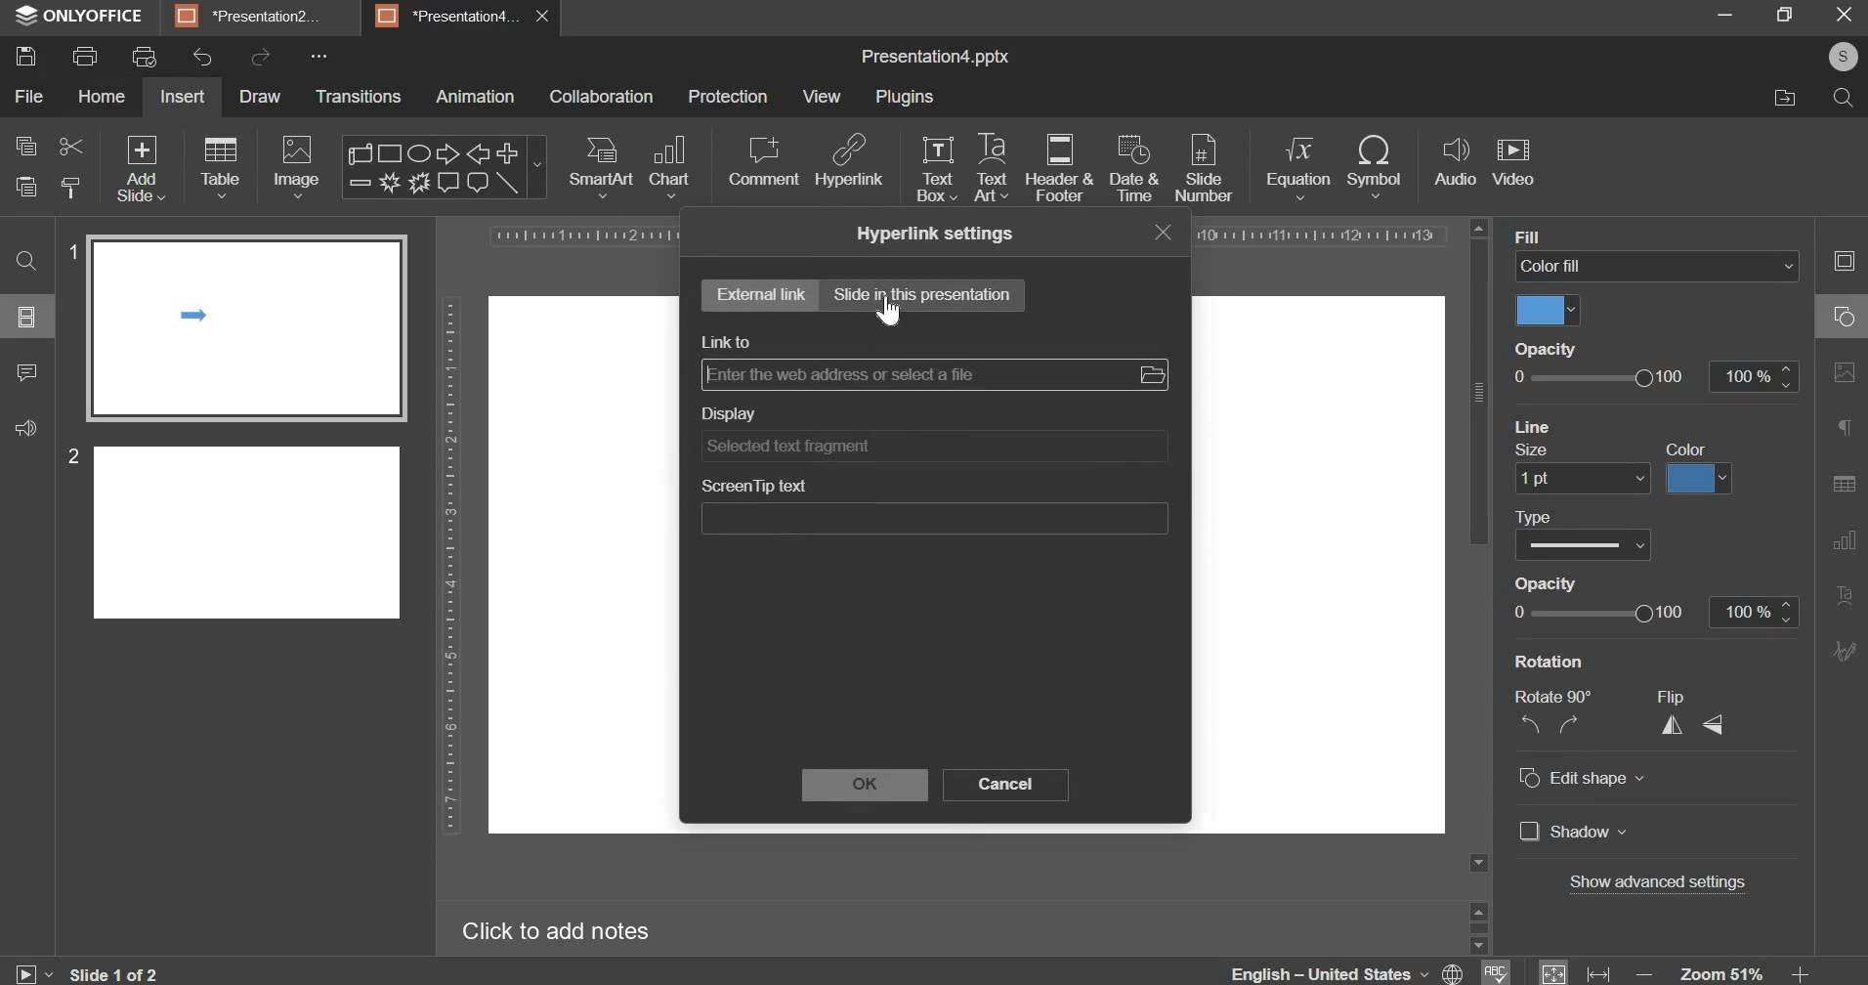 Image resolution: width=1868 pixels, height=985 pixels. I want to click on view, so click(820, 97).